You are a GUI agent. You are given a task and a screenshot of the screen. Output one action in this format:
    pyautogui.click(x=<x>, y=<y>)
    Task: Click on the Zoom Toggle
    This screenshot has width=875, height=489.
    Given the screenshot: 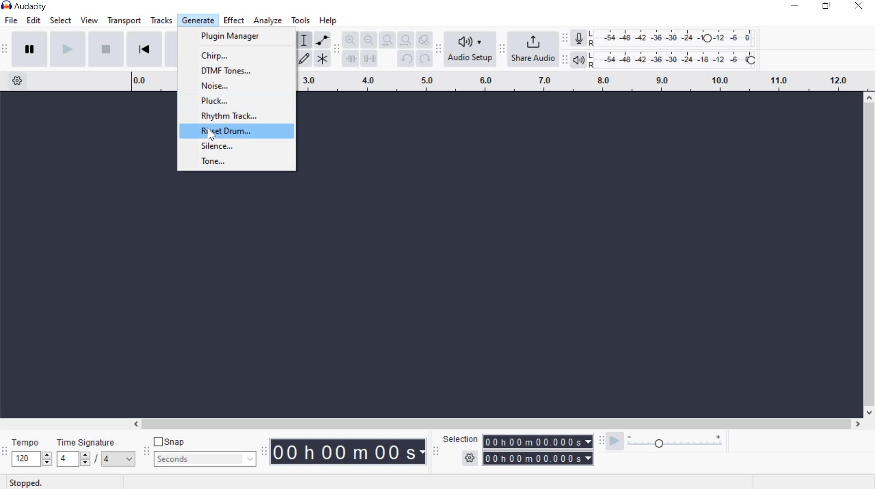 What is the action you would take?
    pyautogui.click(x=423, y=40)
    